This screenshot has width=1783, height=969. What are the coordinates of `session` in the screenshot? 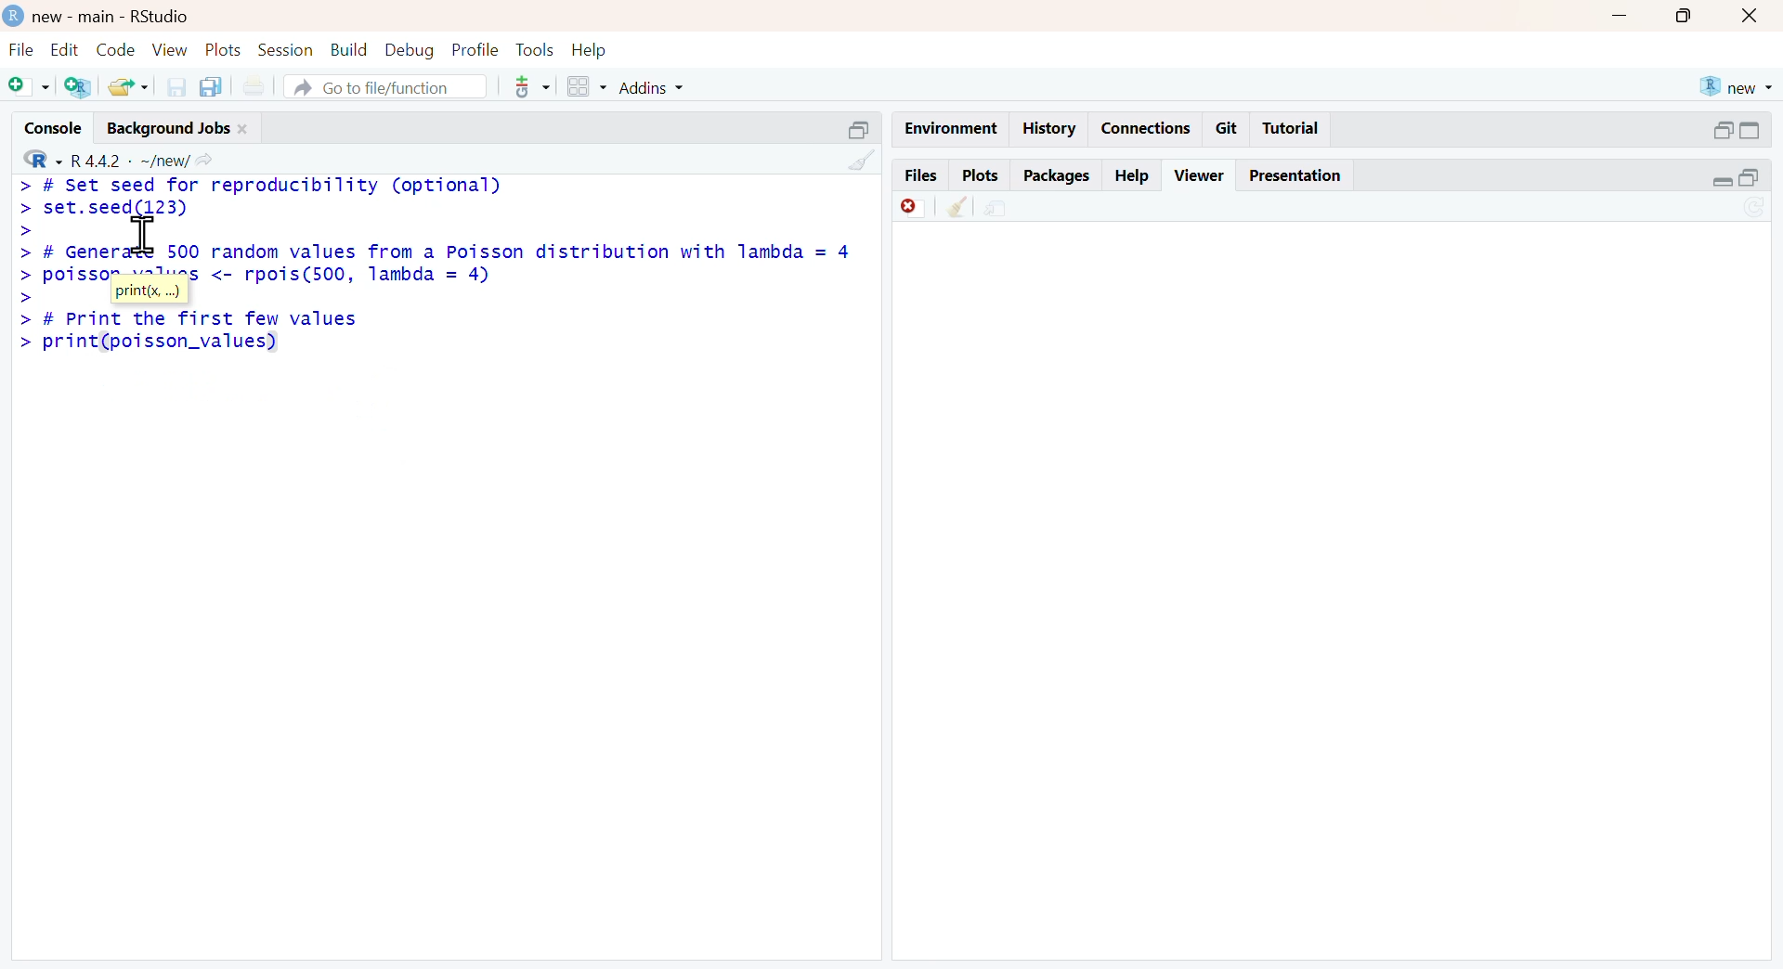 It's located at (284, 50).